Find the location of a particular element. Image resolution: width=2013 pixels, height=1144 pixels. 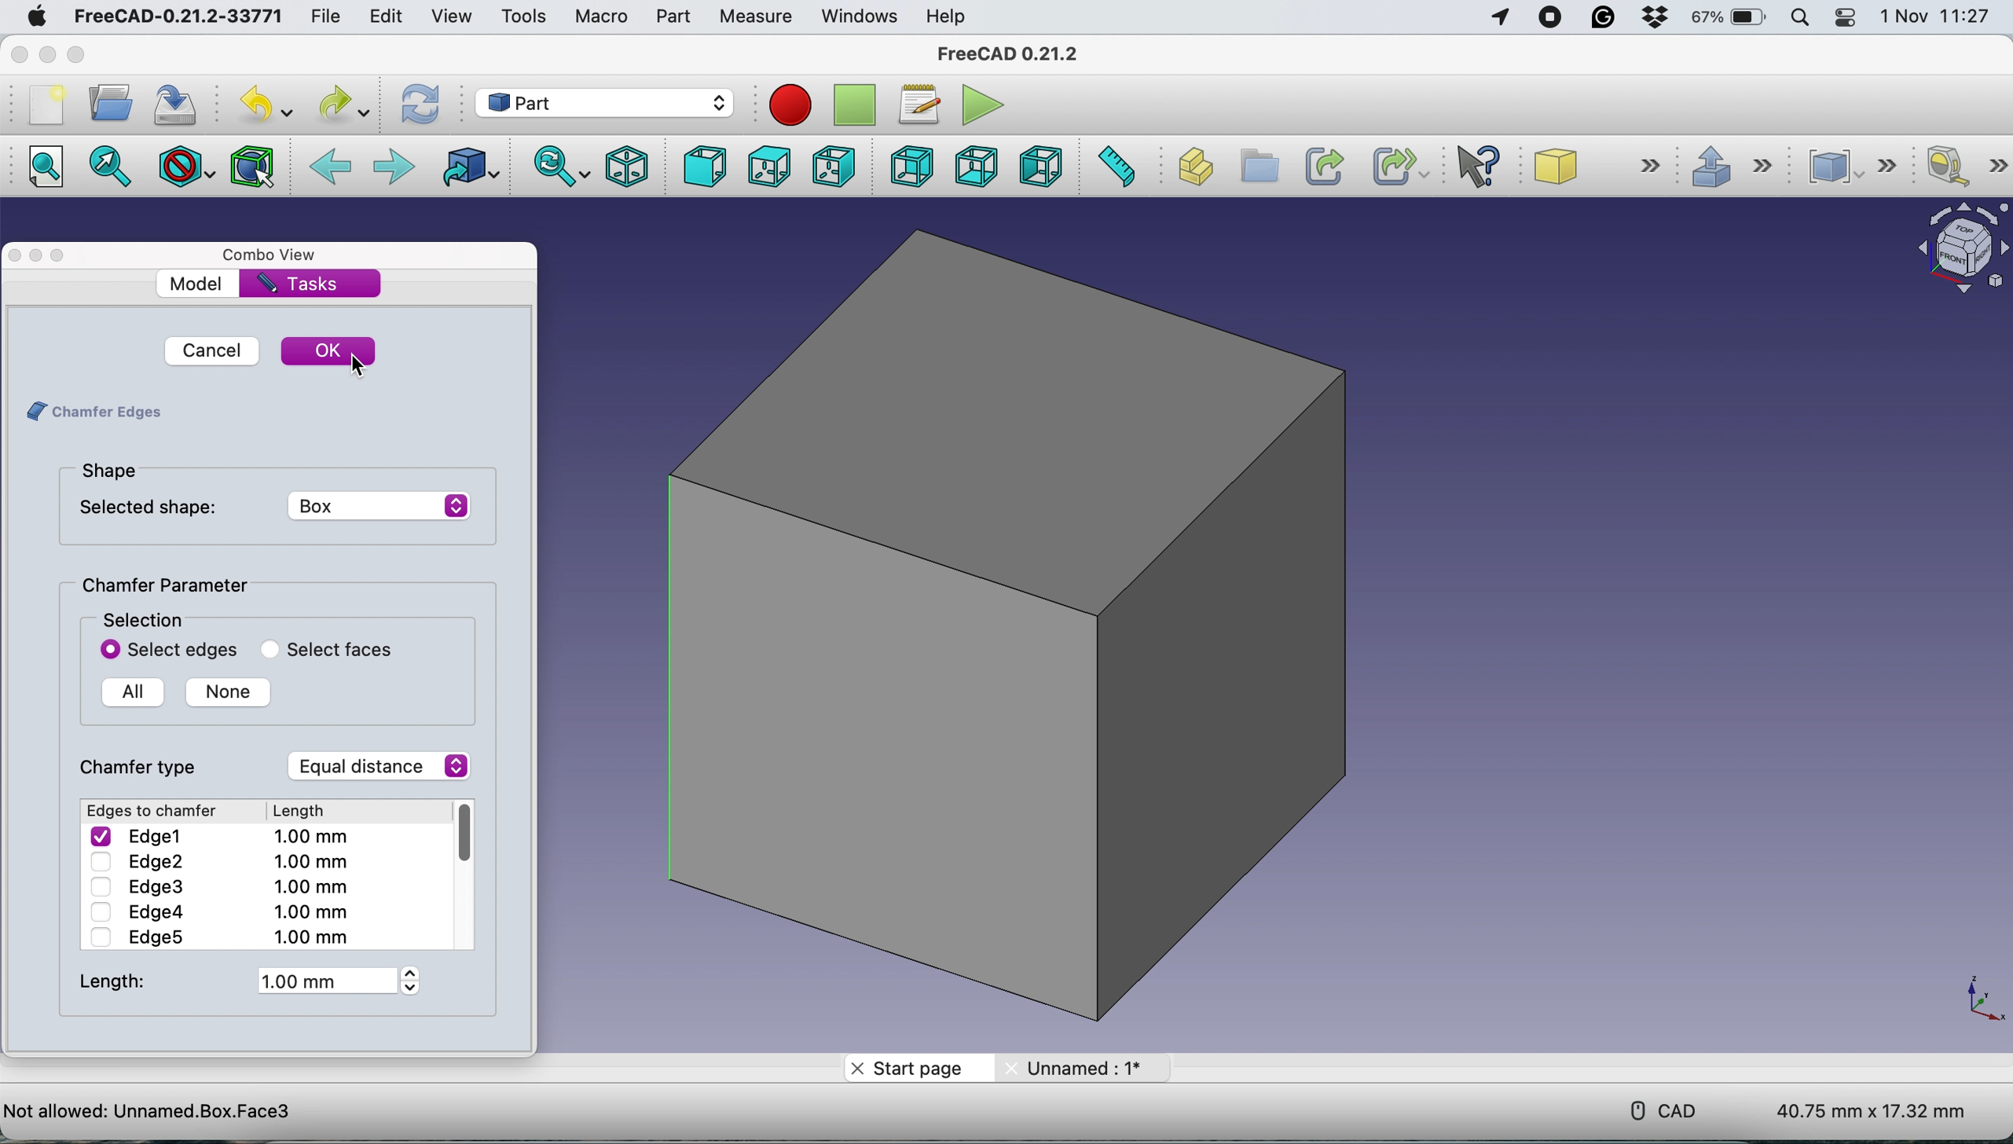

selection is located at coordinates (142, 620).